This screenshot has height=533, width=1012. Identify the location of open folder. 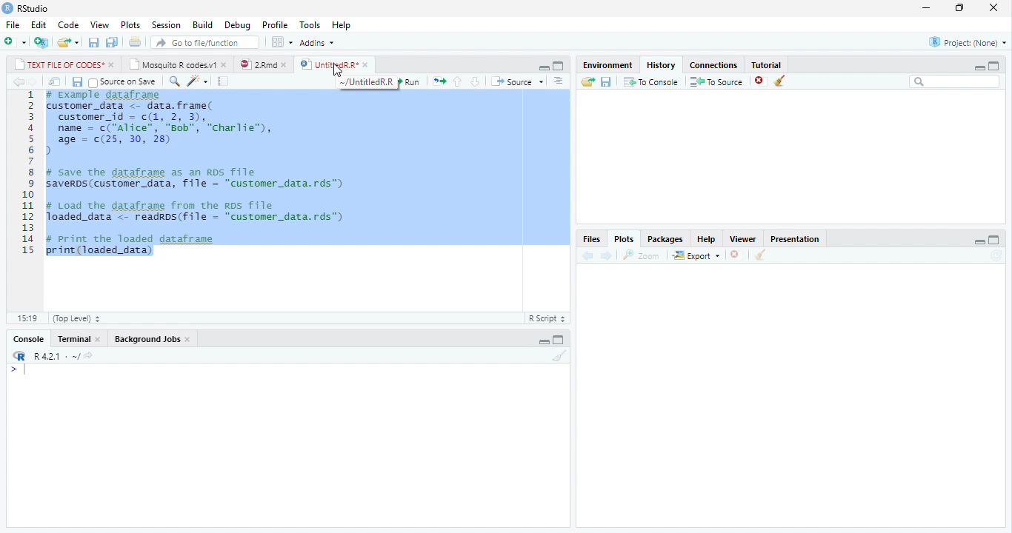
(588, 81).